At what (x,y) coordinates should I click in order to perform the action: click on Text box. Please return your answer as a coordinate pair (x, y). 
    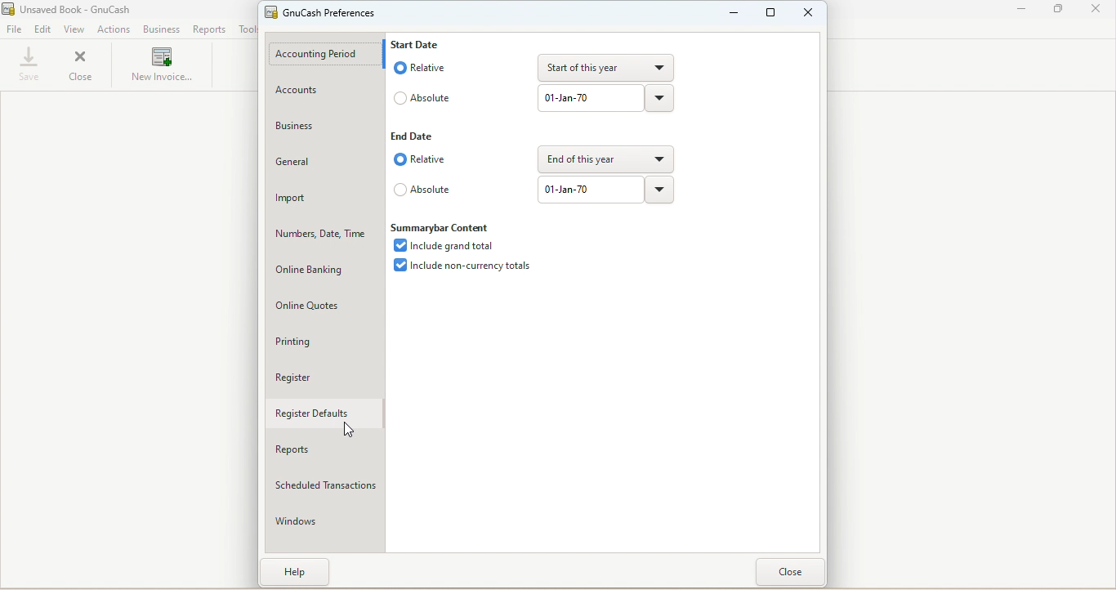
    Looking at the image, I should click on (587, 190).